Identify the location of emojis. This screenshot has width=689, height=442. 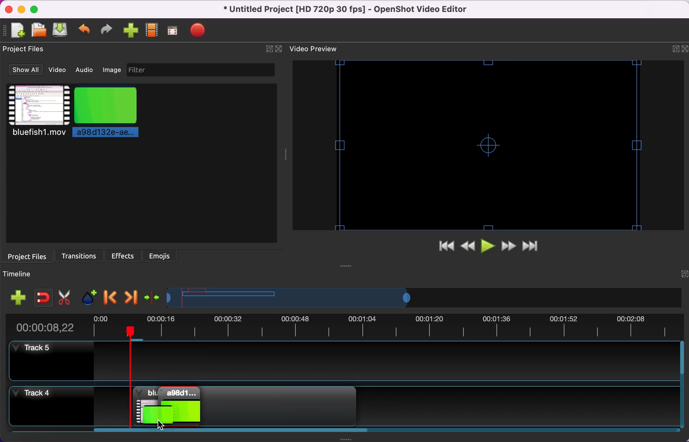
(164, 256).